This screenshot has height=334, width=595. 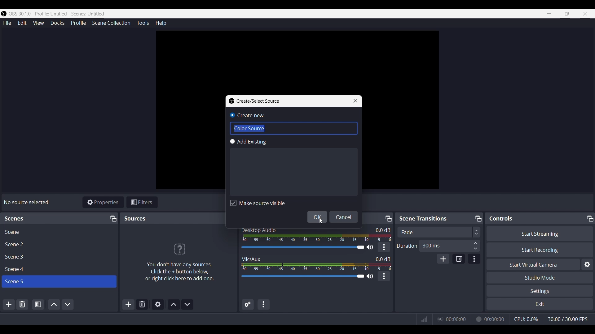 What do you see at coordinates (247, 304) in the screenshot?
I see `Advance audio properties` at bounding box center [247, 304].